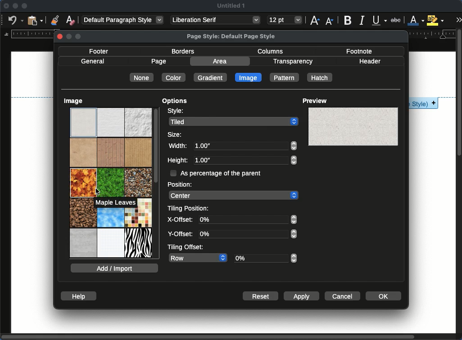 This screenshot has width=462, height=340. Describe the element at coordinates (316, 101) in the screenshot. I see `preview` at that location.